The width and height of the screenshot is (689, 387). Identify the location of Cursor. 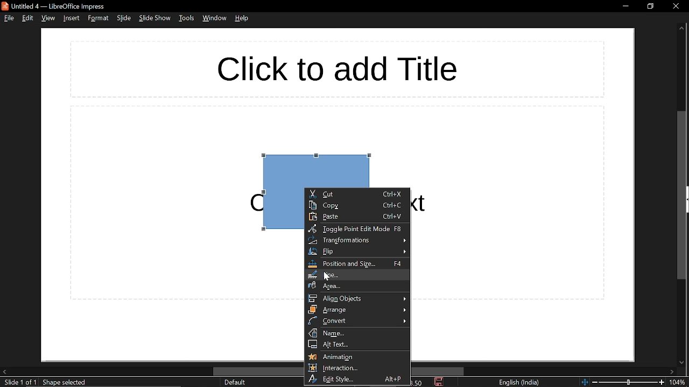
(326, 276).